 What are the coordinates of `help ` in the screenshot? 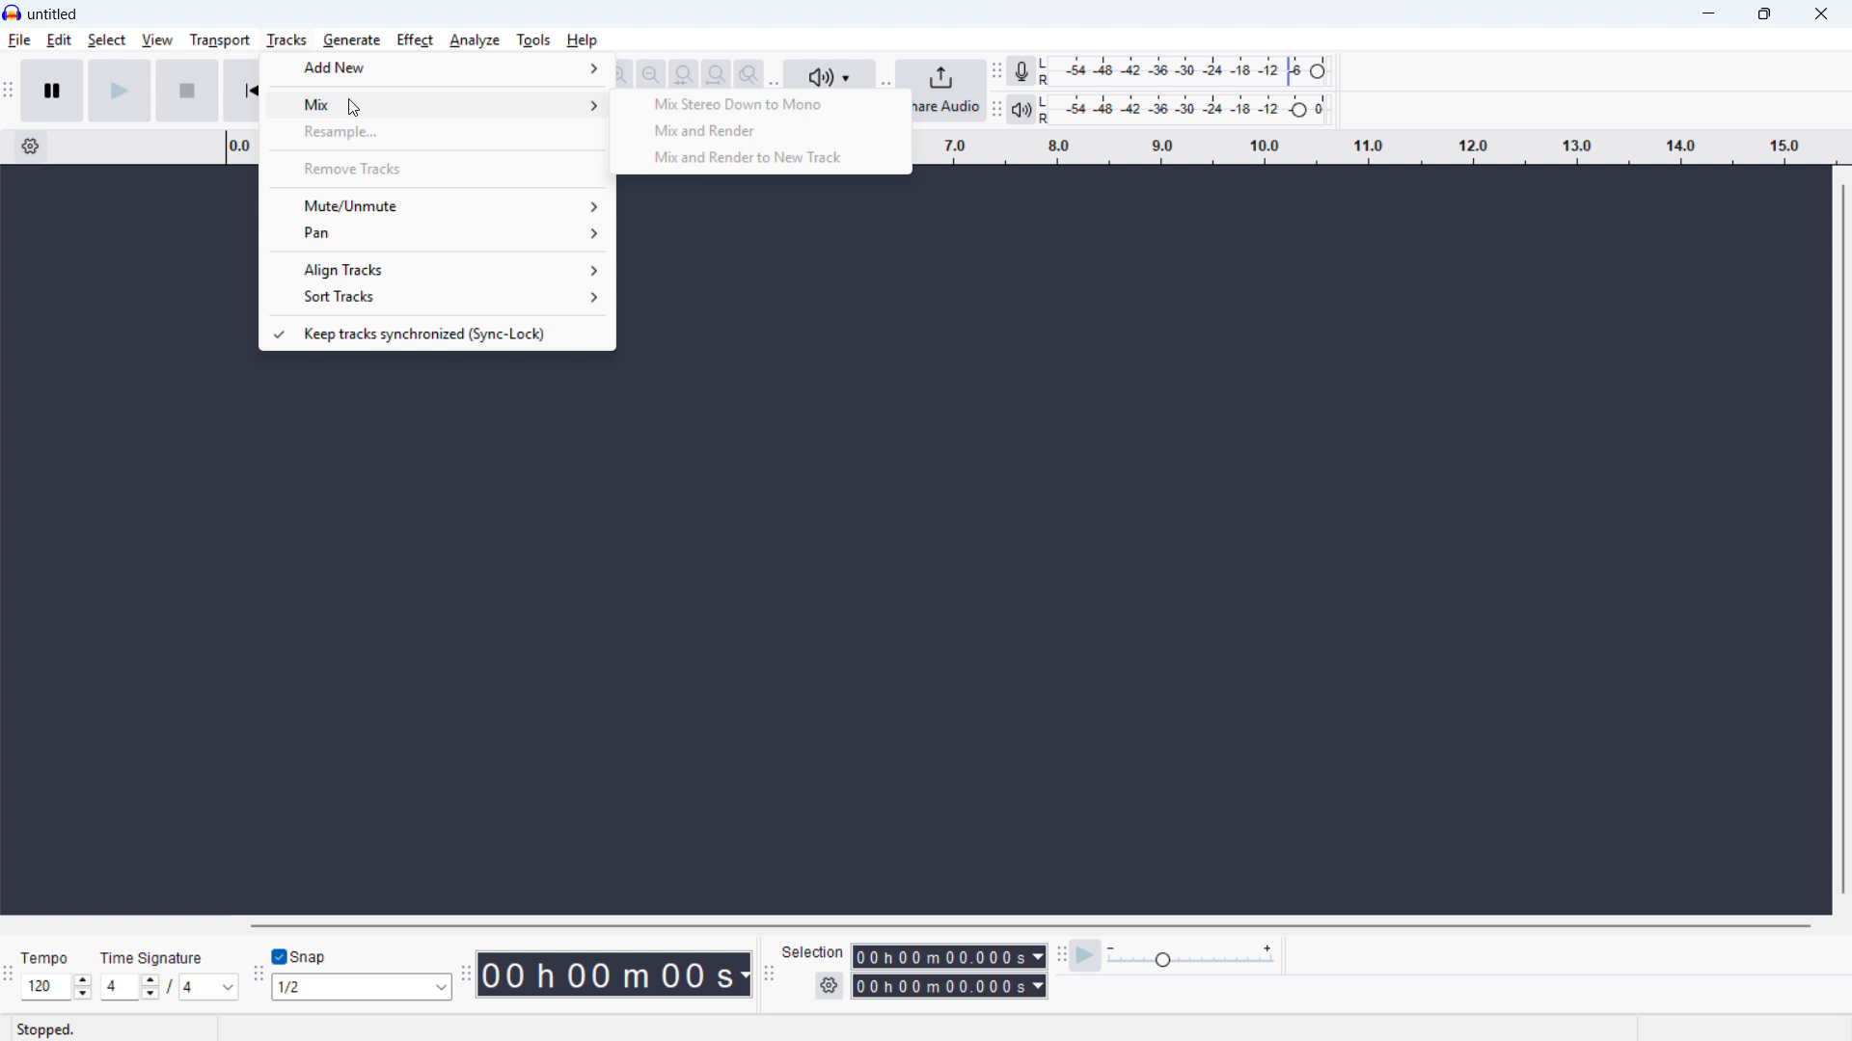 It's located at (583, 40).